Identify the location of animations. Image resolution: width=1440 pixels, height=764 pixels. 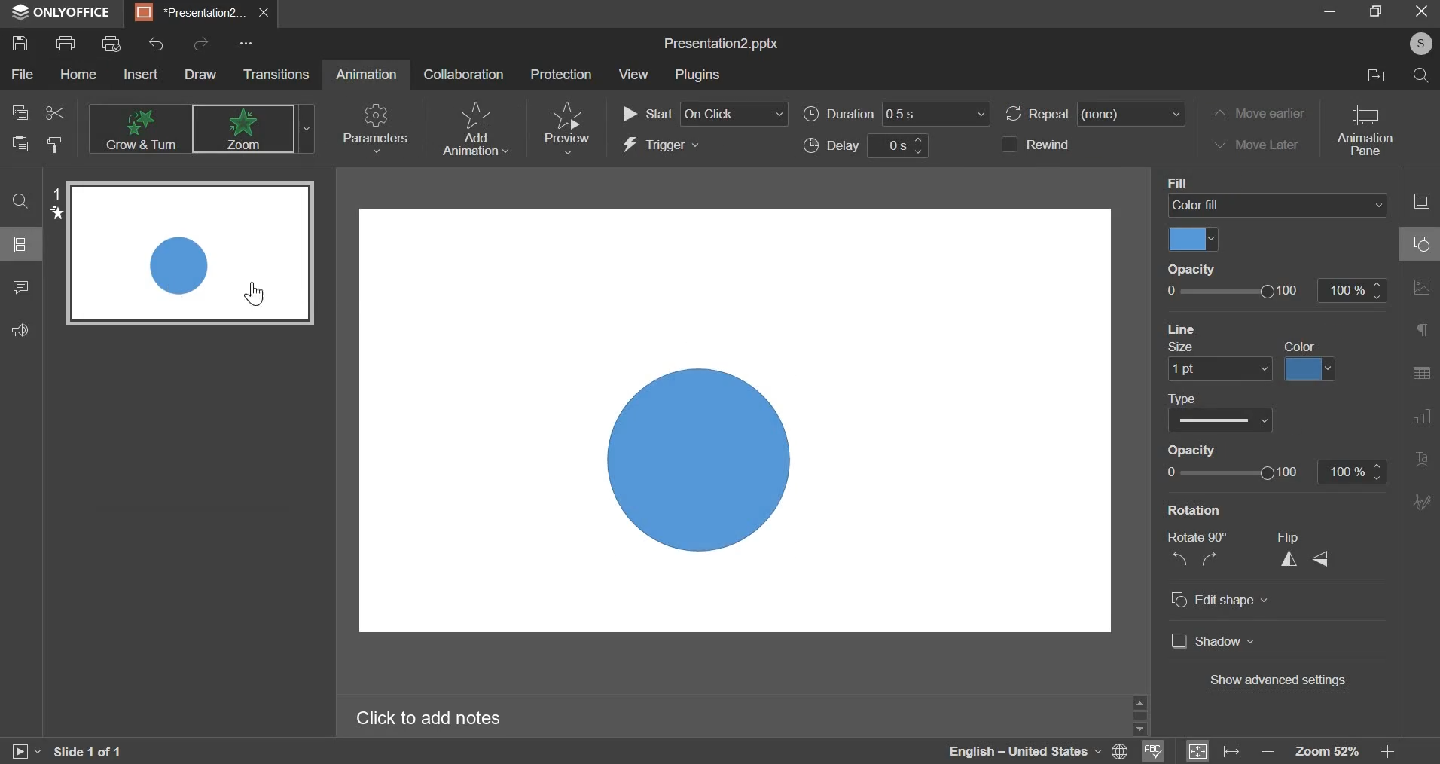
(197, 127).